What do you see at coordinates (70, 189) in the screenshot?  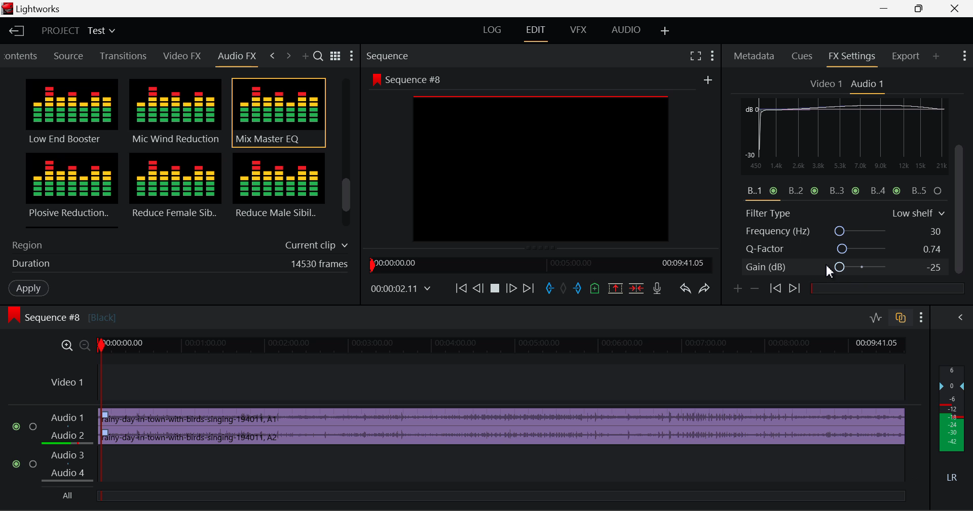 I see `Plosive Reduction` at bounding box center [70, 189].